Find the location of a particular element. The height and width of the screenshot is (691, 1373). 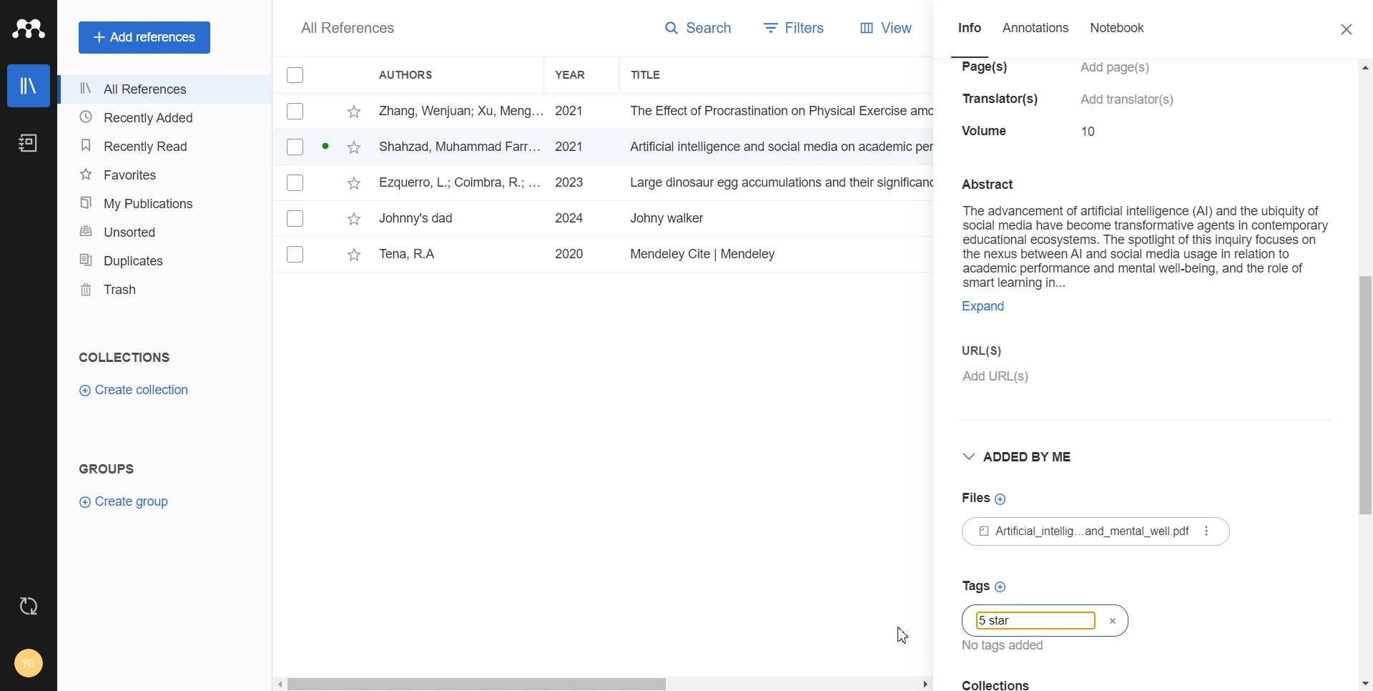

Recently Read is located at coordinates (161, 146).